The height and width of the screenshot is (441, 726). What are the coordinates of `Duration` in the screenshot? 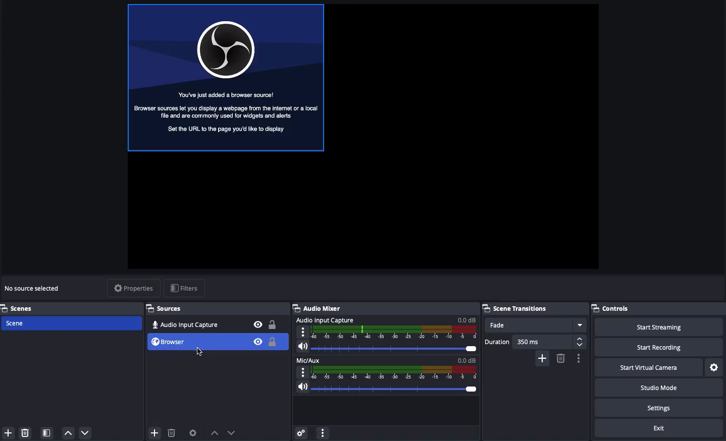 It's located at (535, 342).